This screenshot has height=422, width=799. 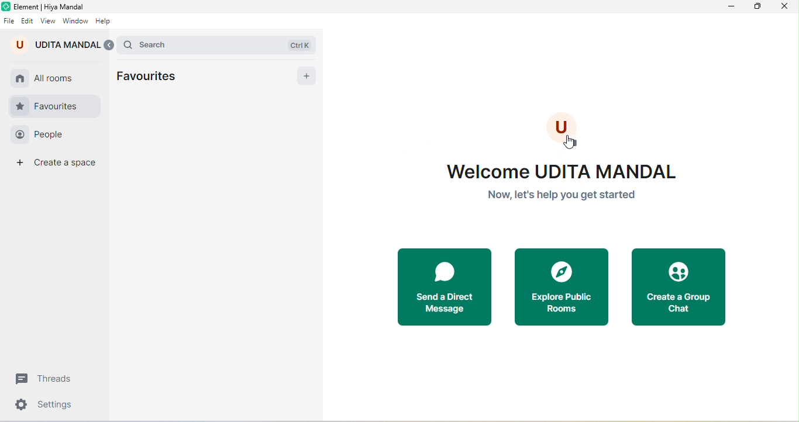 What do you see at coordinates (733, 8) in the screenshot?
I see `minimize` at bounding box center [733, 8].